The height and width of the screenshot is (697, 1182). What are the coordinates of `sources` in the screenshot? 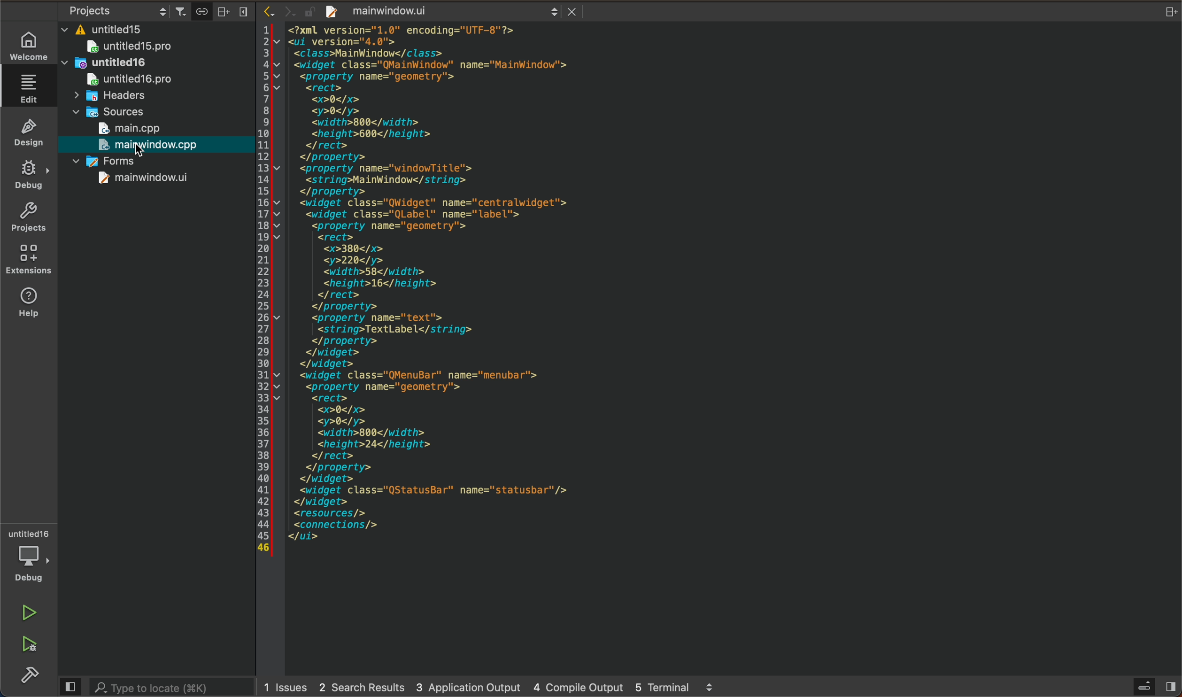 It's located at (116, 113).